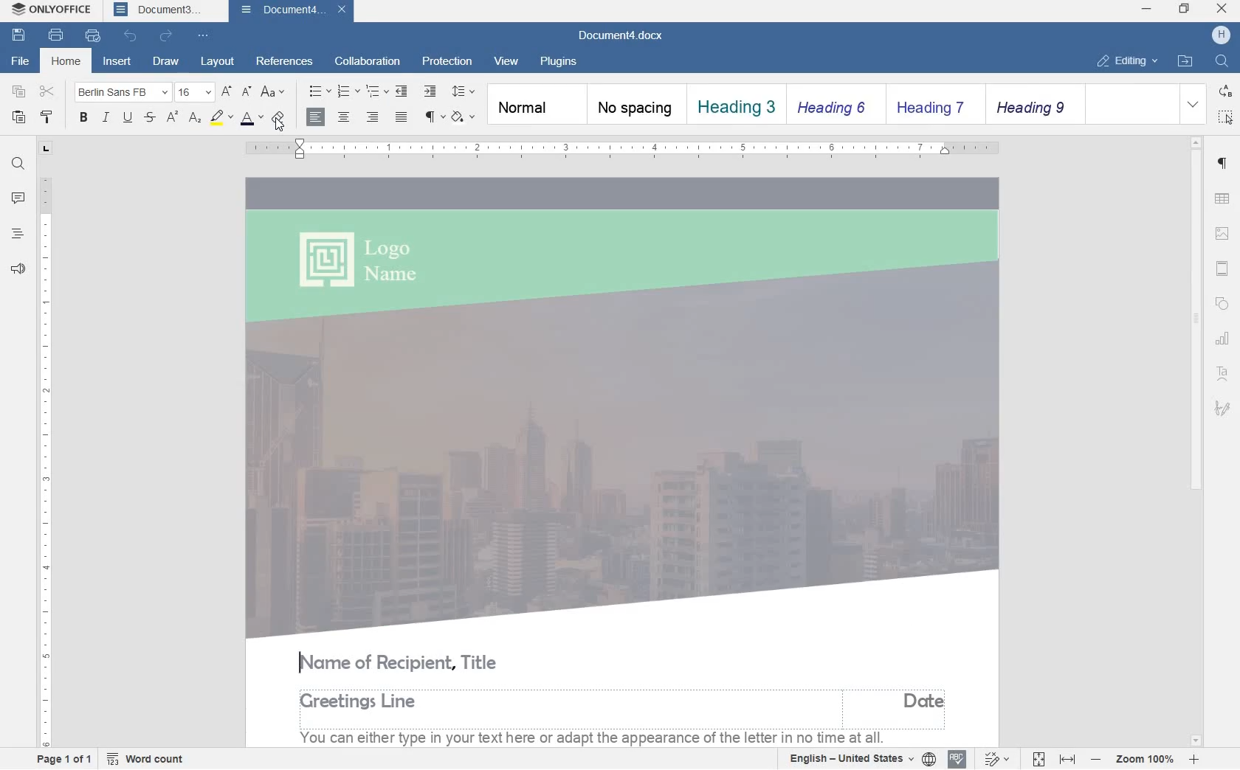 This screenshot has height=770, width=1240. What do you see at coordinates (83, 118) in the screenshot?
I see `bold` at bounding box center [83, 118].